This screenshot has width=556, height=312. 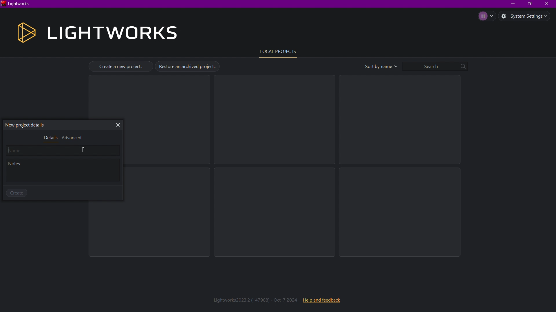 I want to click on Help and feedback, so click(x=321, y=300).